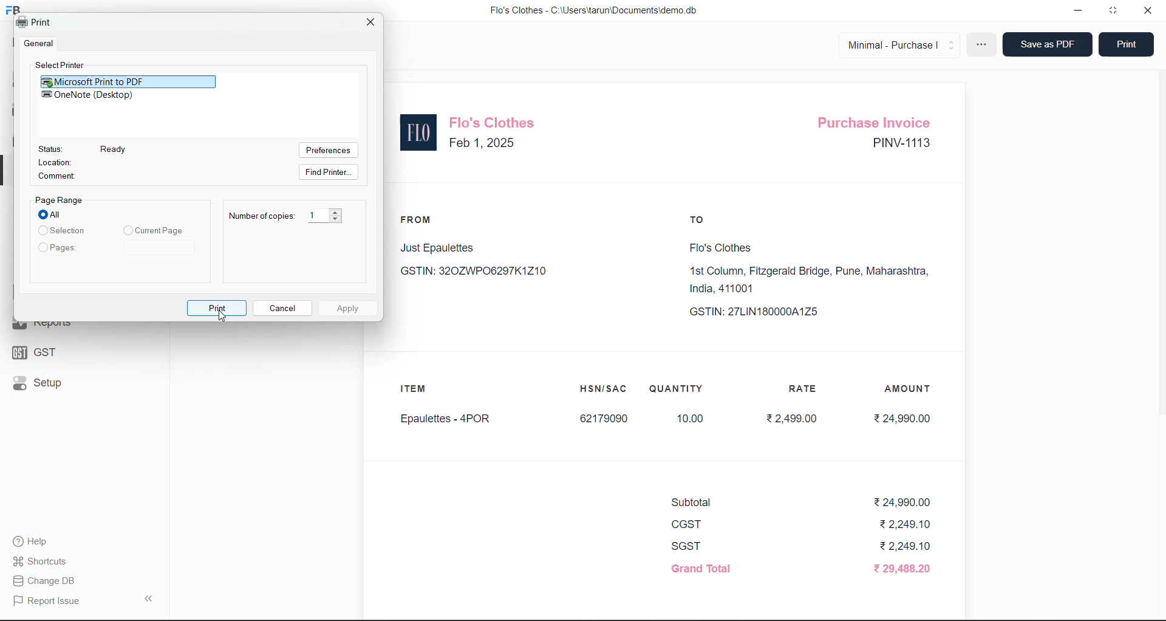 The image size is (1166, 621). What do you see at coordinates (47, 580) in the screenshot?
I see `| Change DB` at bounding box center [47, 580].